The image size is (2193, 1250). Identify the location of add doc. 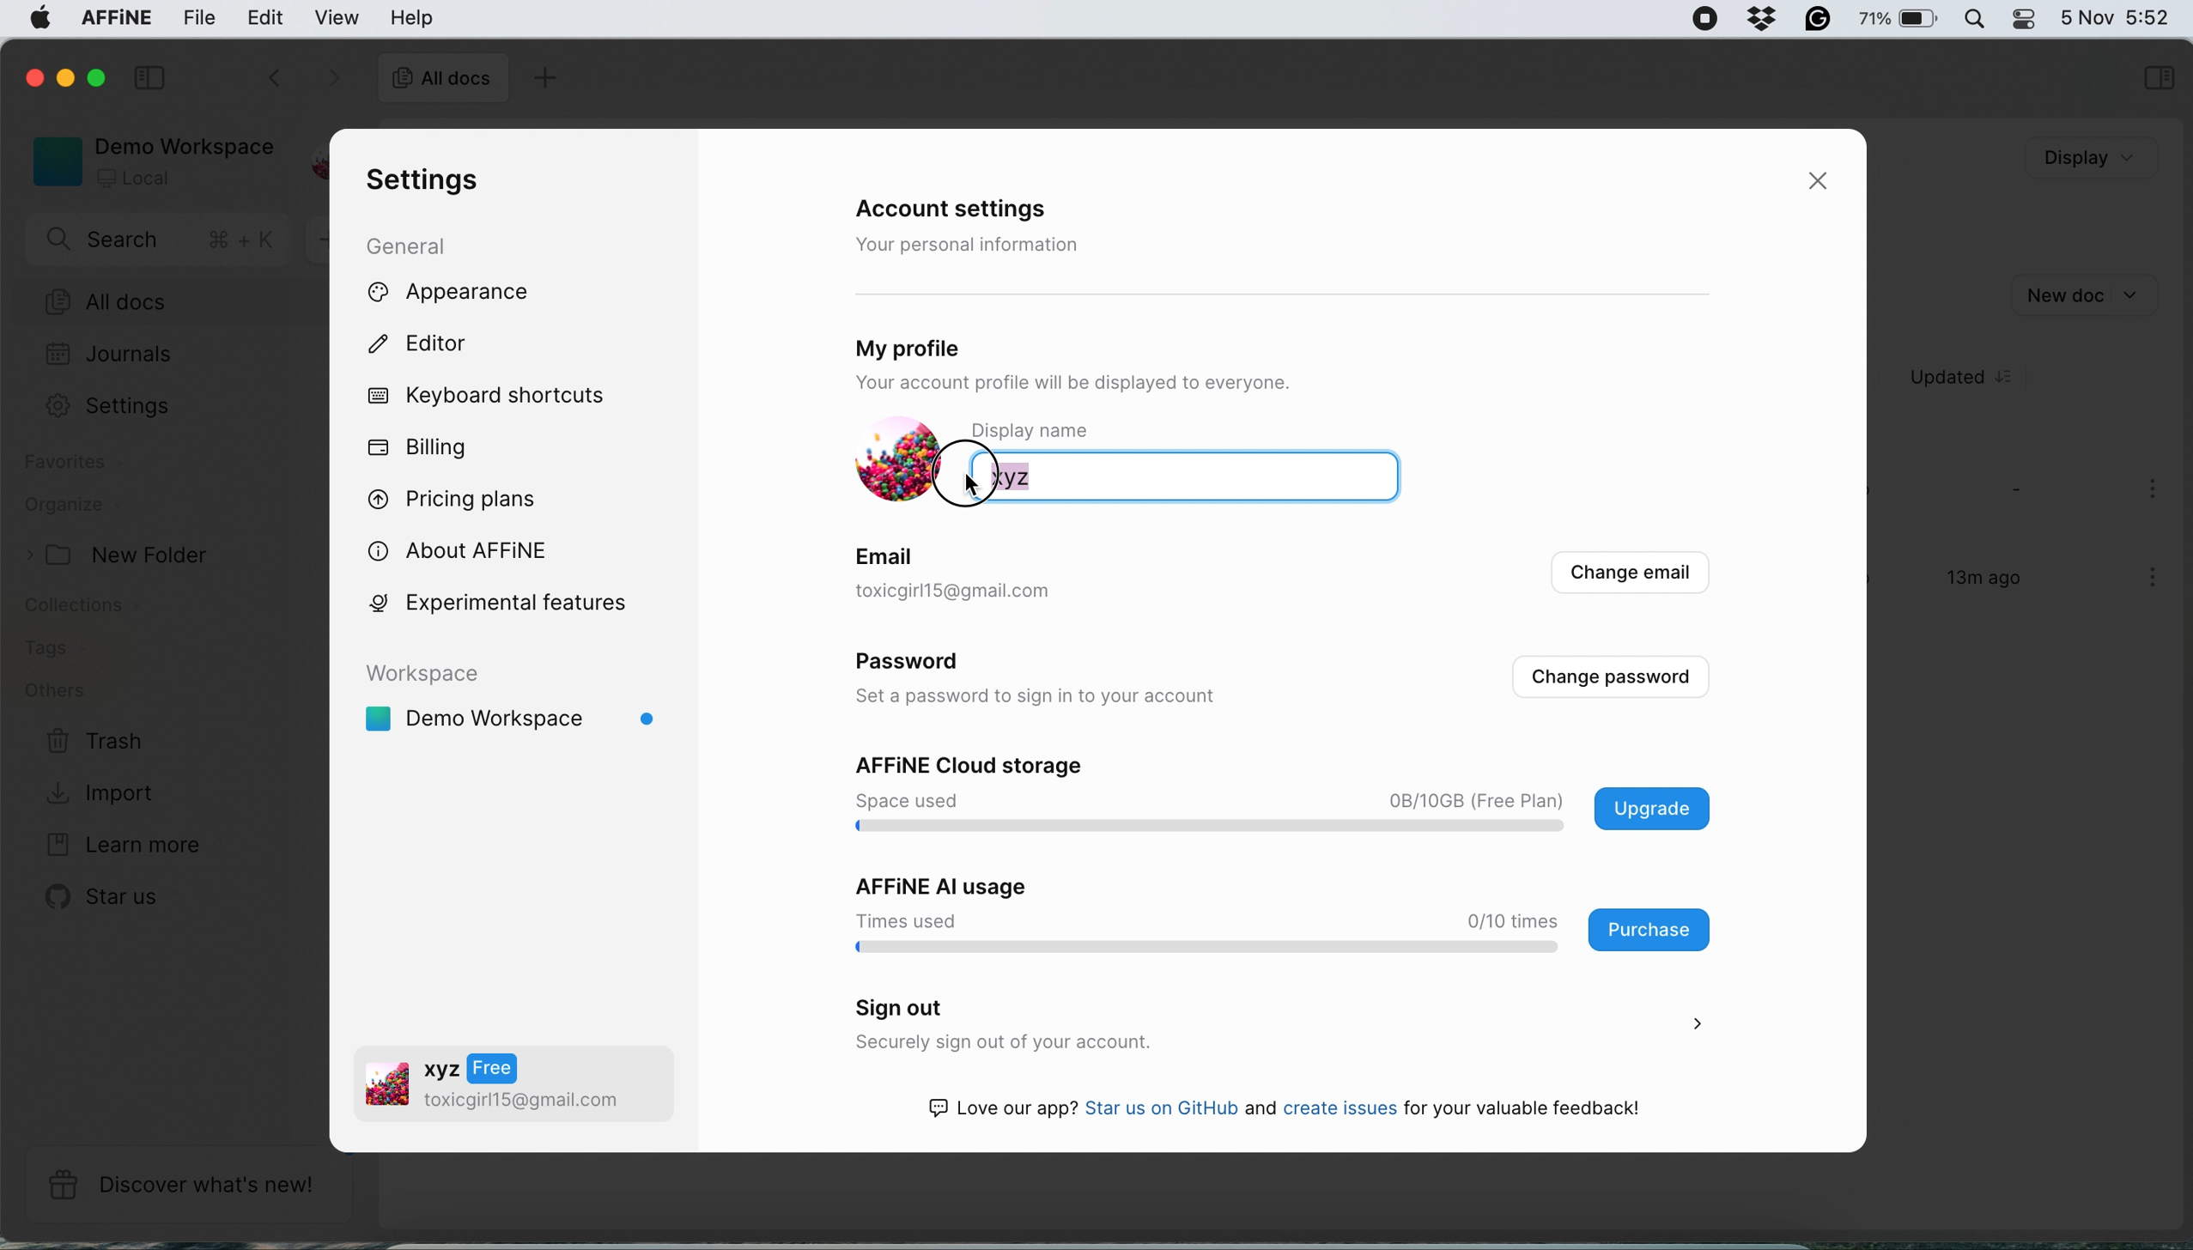
(542, 81).